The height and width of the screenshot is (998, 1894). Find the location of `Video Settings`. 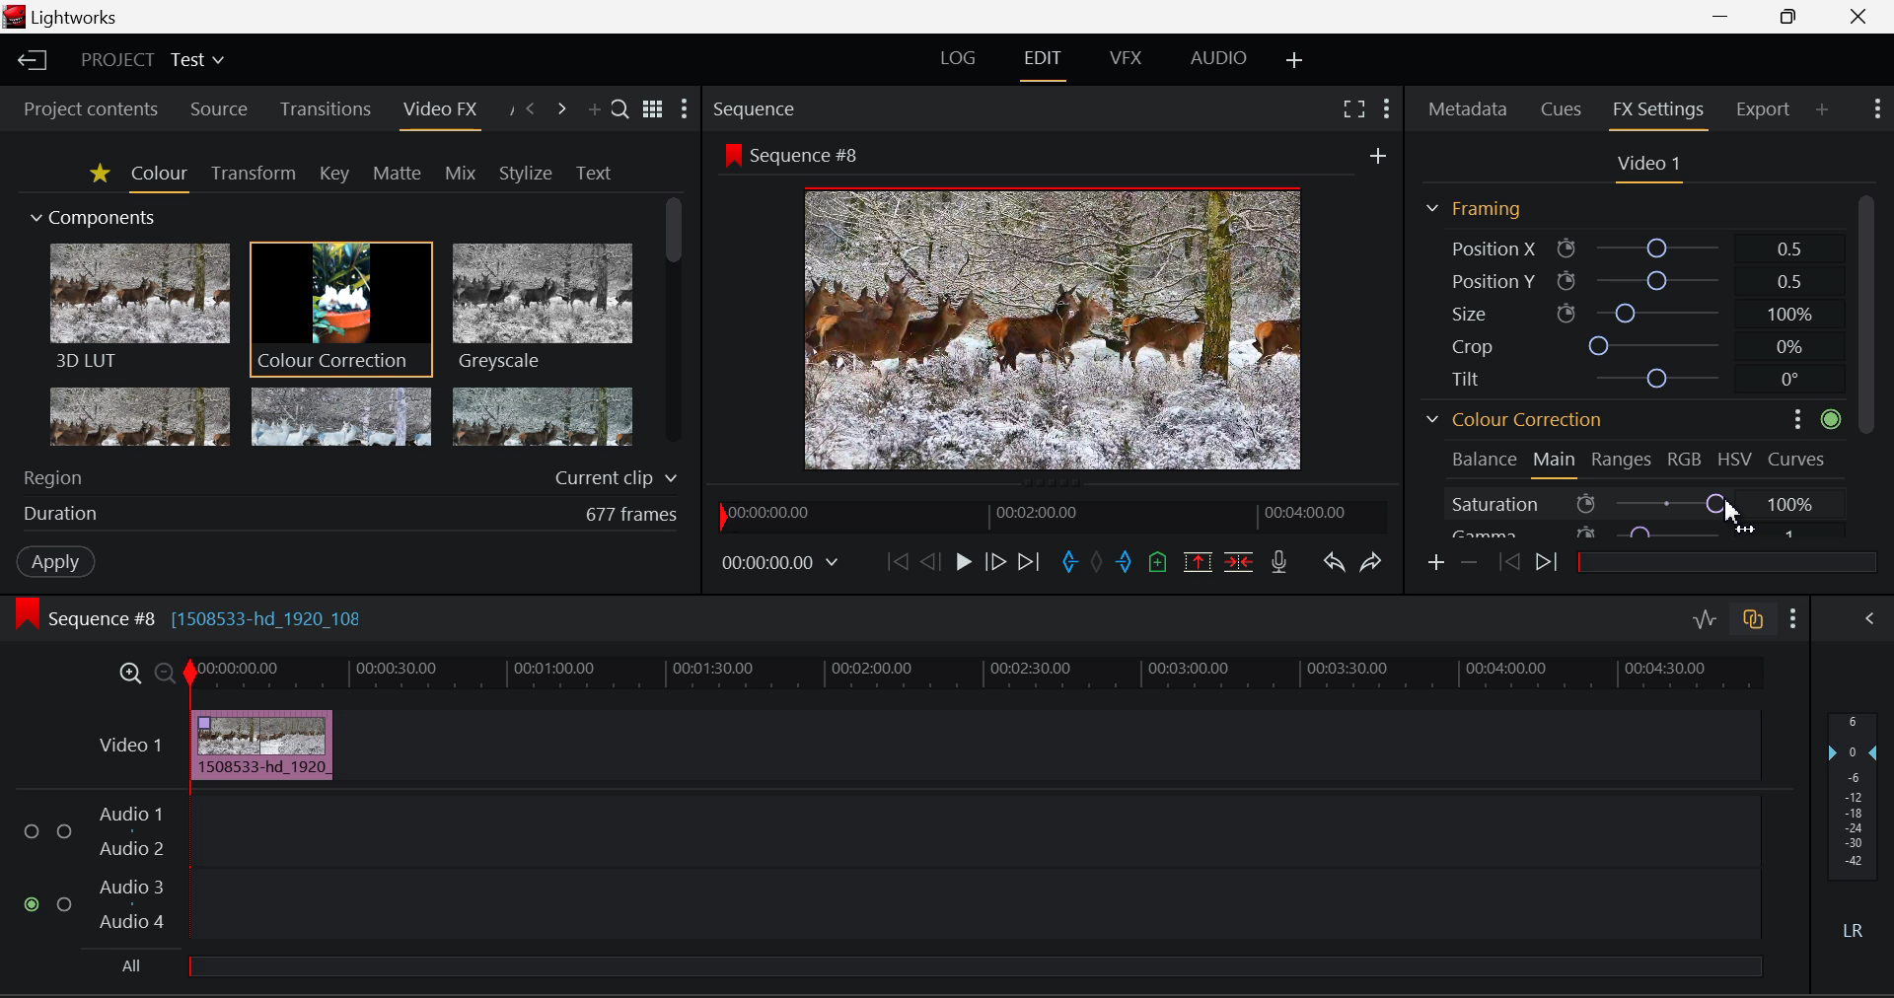

Video Settings is located at coordinates (1645, 166).